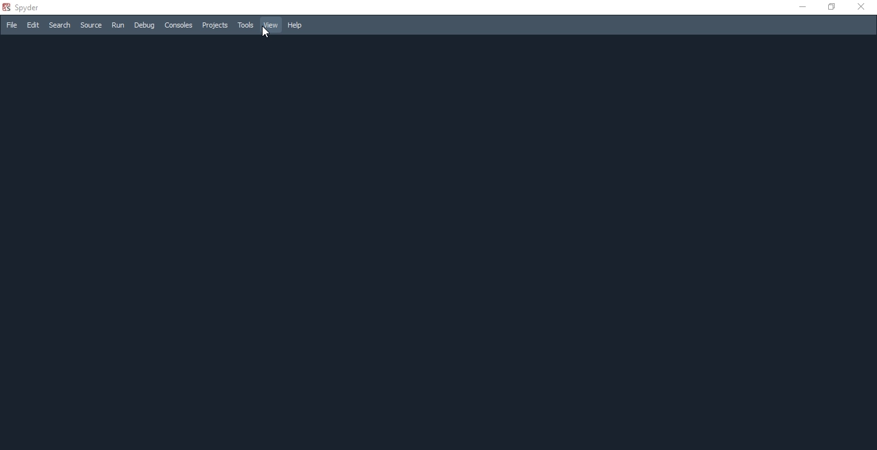  I want to click on Help, so click(299, 26).